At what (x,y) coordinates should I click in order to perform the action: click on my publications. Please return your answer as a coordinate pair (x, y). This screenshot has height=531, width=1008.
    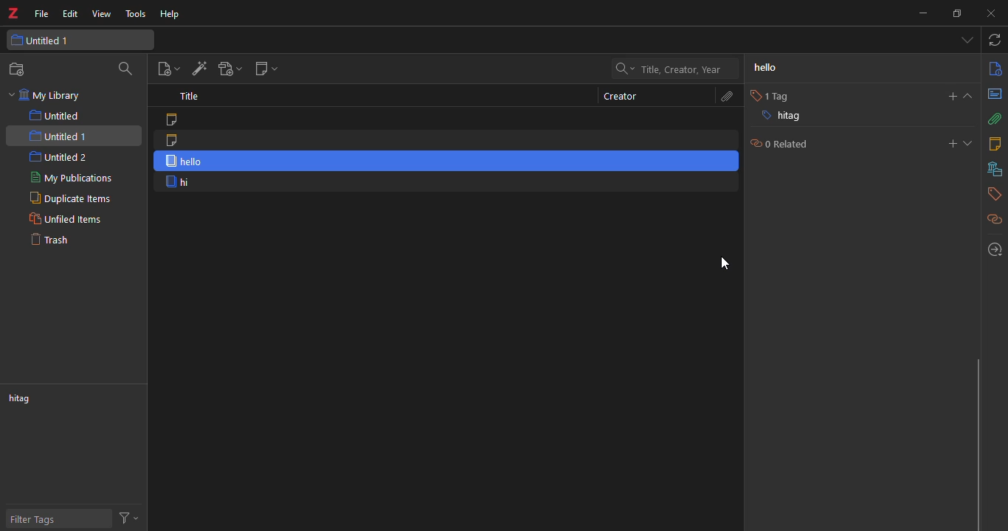
    Looking at the image, I should click on (68, 178).